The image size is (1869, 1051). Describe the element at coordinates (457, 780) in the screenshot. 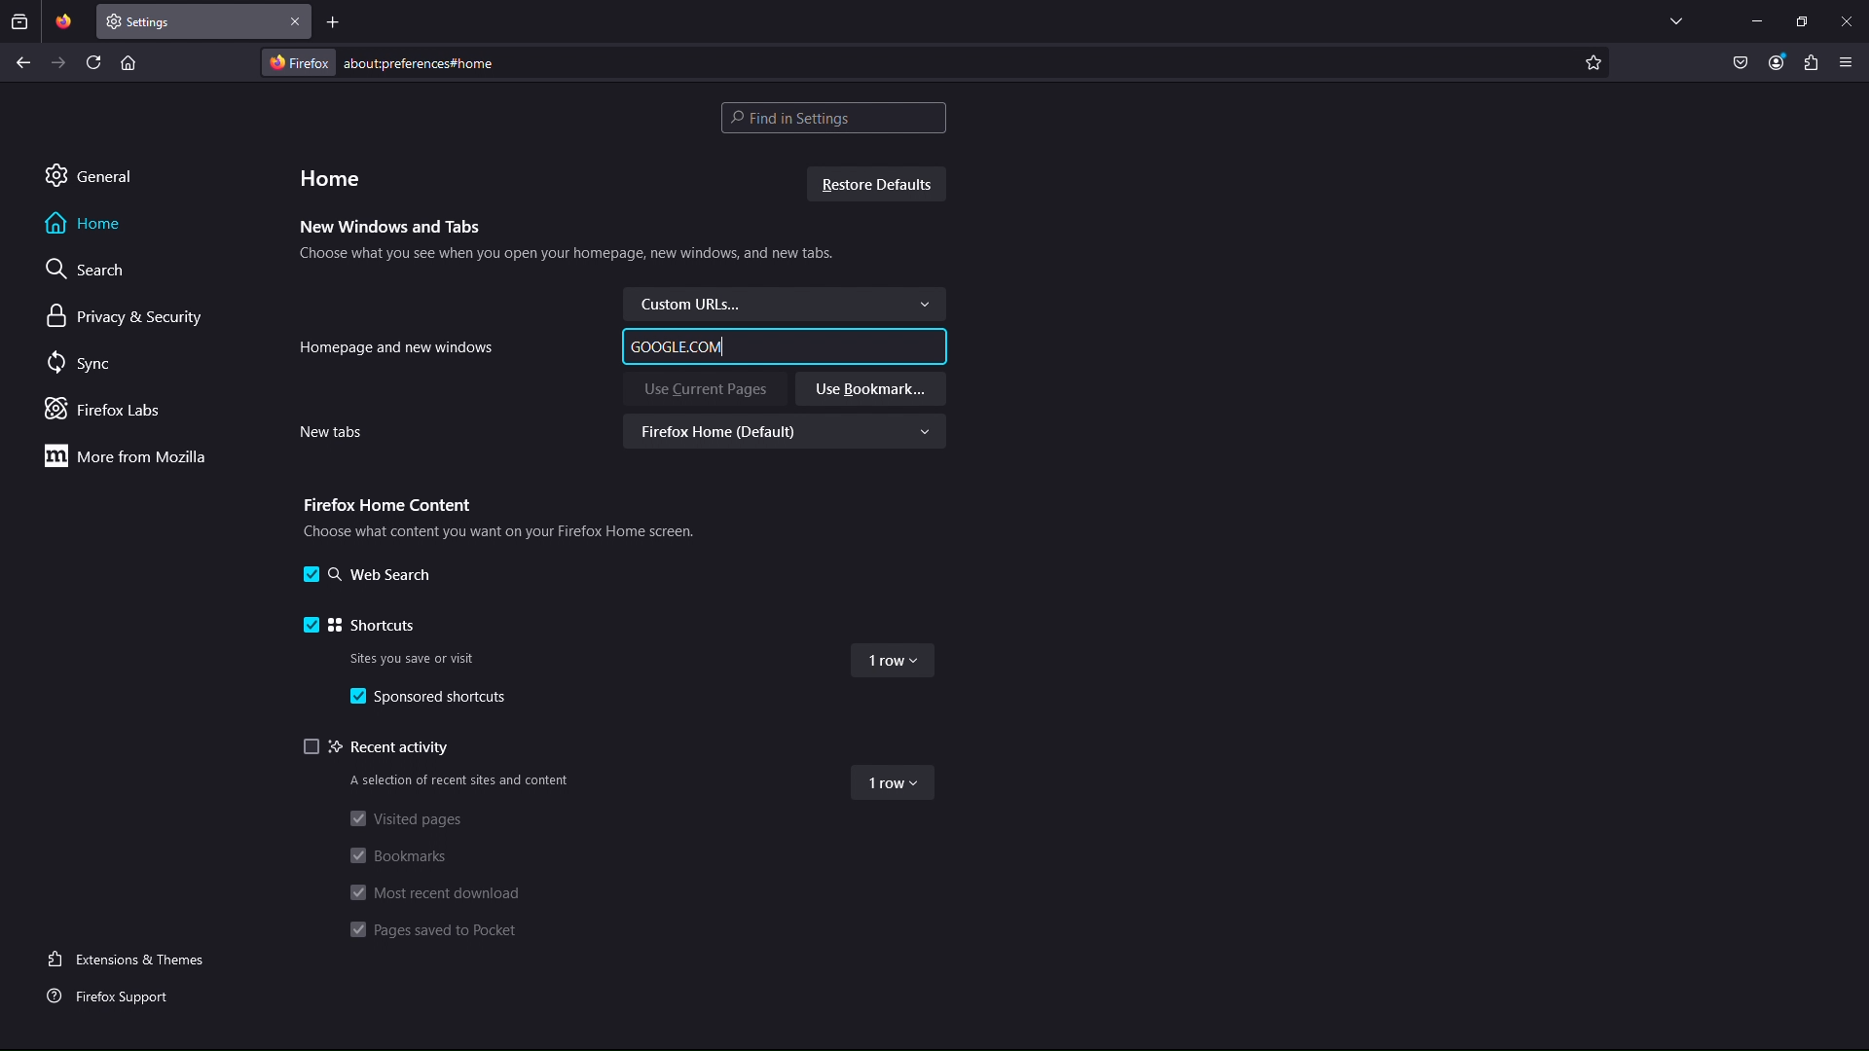

I see `A selection of recent sites and content` at that location.